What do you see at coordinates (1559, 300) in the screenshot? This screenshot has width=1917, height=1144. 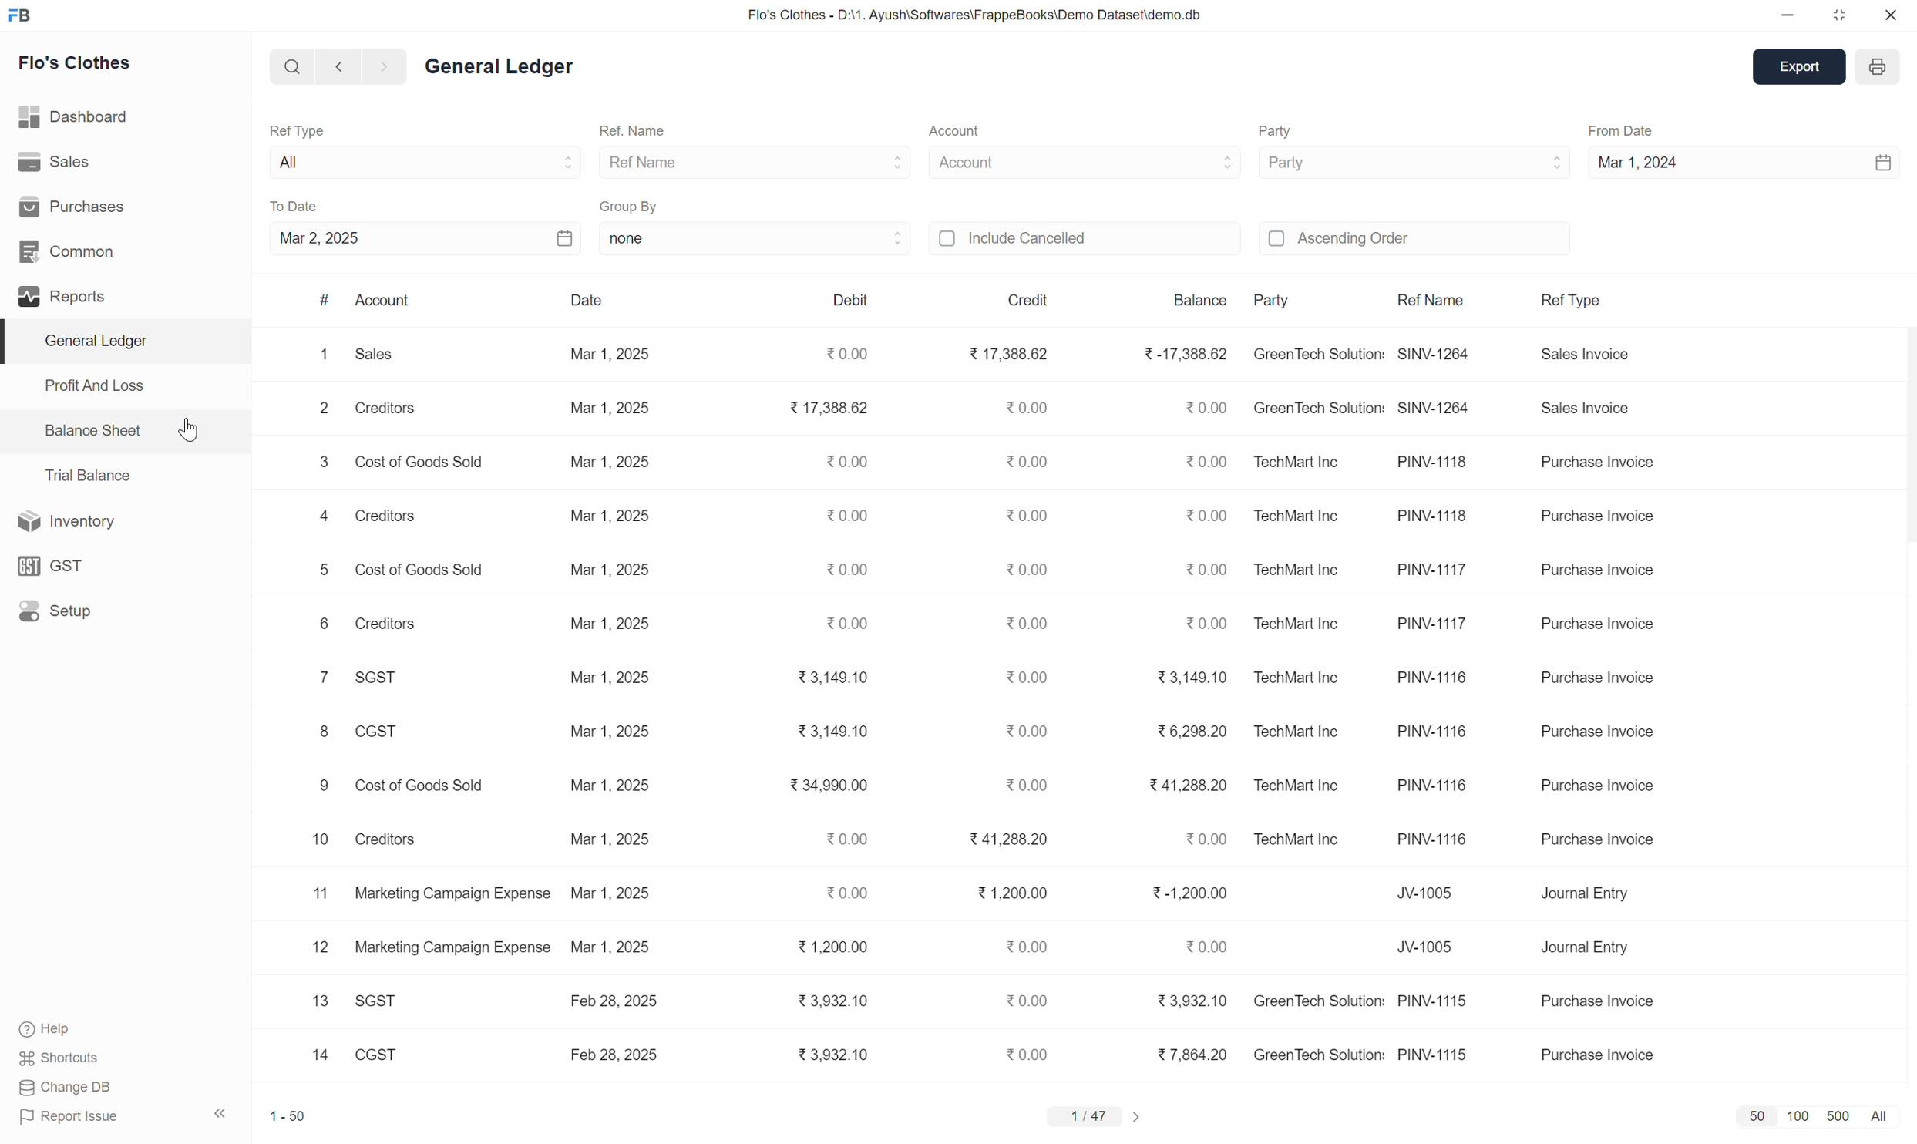 I see `Ref Type` at bounding box center [1559, 300].